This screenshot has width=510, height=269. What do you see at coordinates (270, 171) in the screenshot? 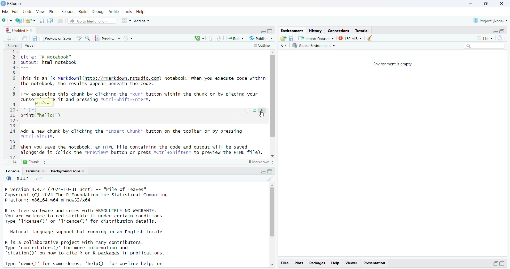
I see `collapse` at bounding box center [270, 171].